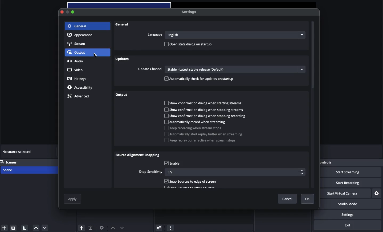  I want to click on Move up, so click(113, 228).